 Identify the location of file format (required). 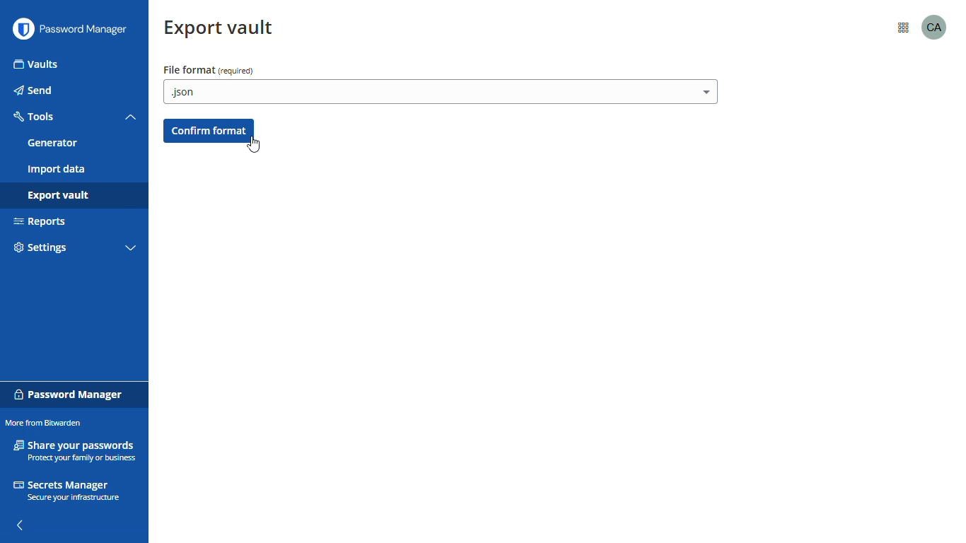
(208, 70).